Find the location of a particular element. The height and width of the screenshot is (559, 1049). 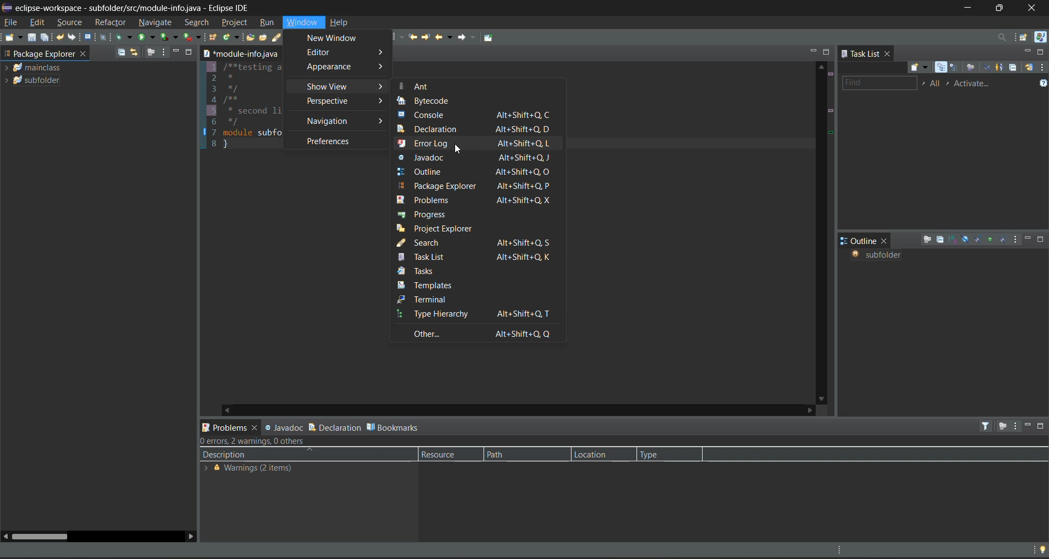

new java package is located at coordinates (214, 37).